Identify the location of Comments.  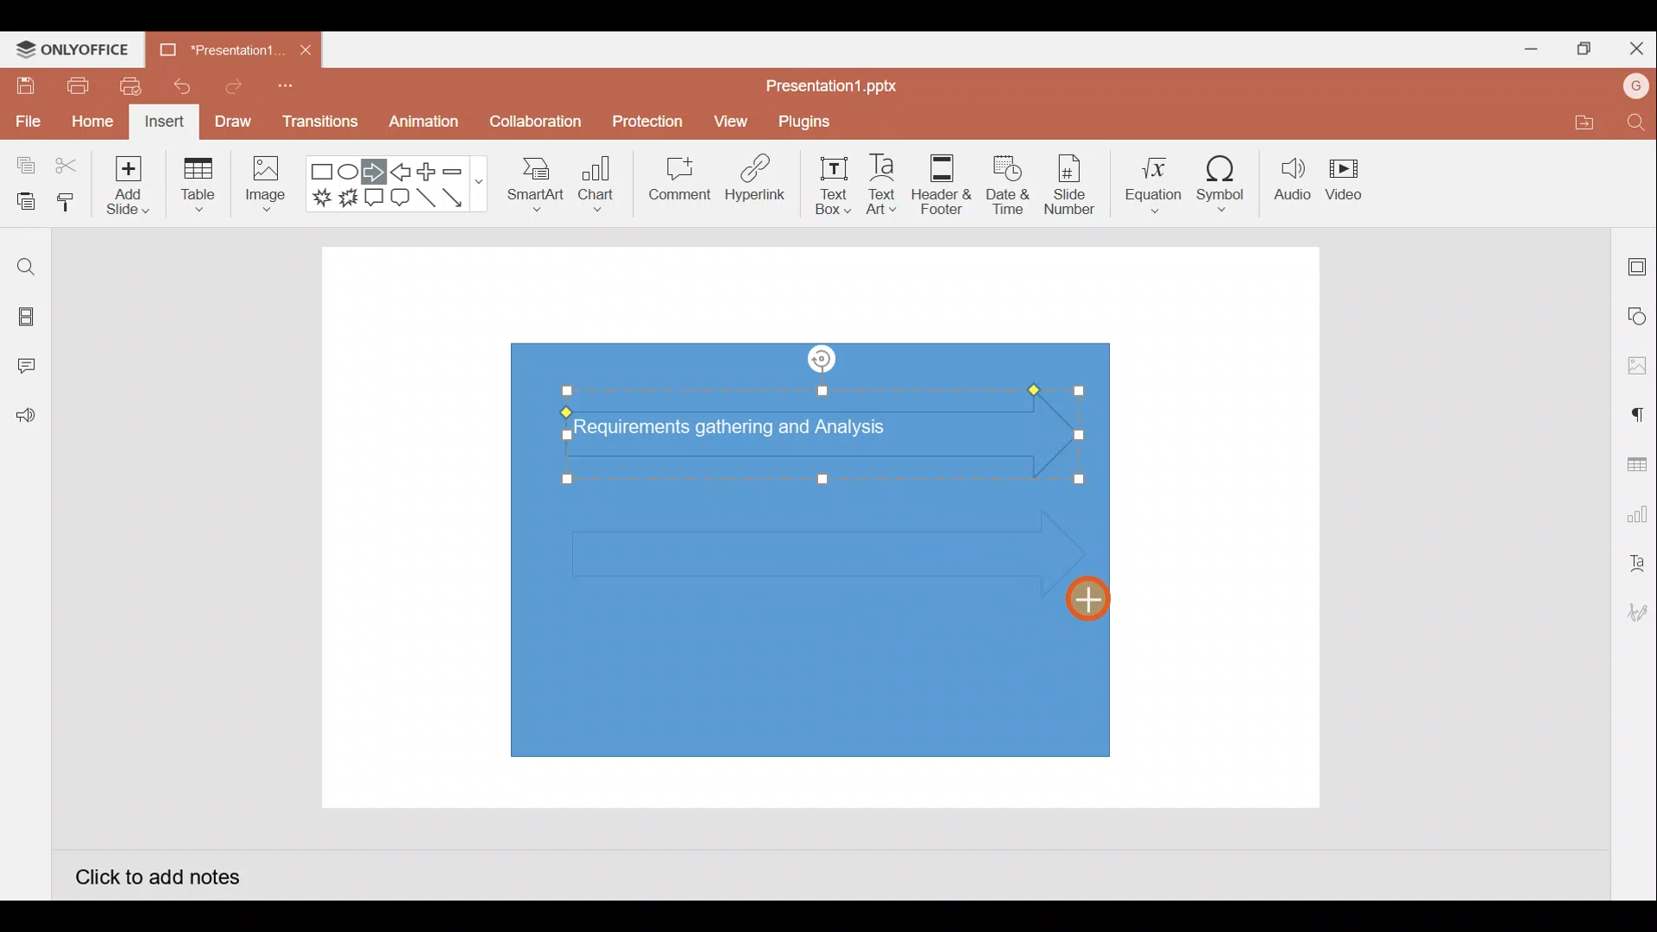
(30, 368).